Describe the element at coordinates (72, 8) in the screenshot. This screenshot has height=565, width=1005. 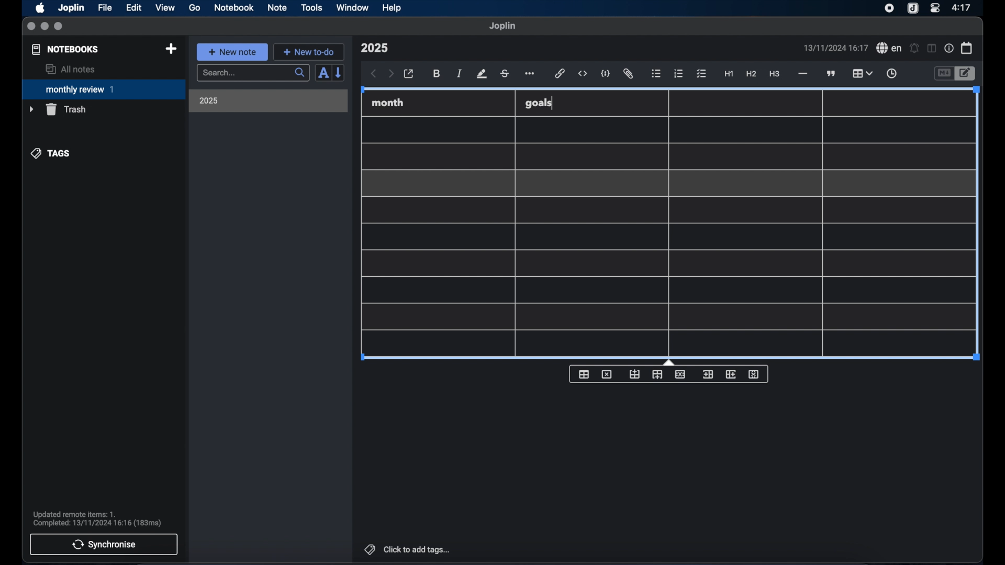
I see `Joplin` at that location.